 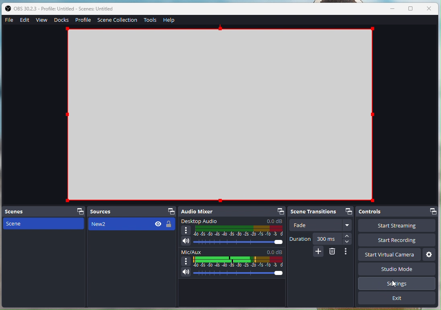 I want to click on dock options, so click(x=280, y=211).